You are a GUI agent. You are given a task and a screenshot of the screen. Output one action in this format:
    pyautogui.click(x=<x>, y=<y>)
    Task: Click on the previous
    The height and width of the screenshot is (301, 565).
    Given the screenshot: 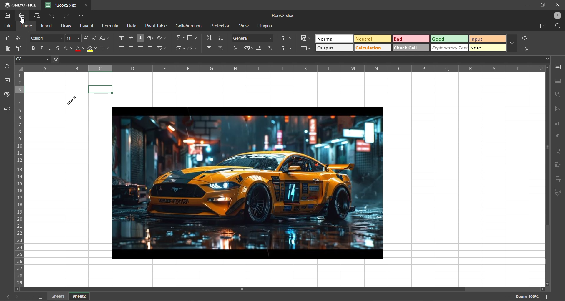 What is the action you would take?
    pyautogui.click(x=6, y=296)
    